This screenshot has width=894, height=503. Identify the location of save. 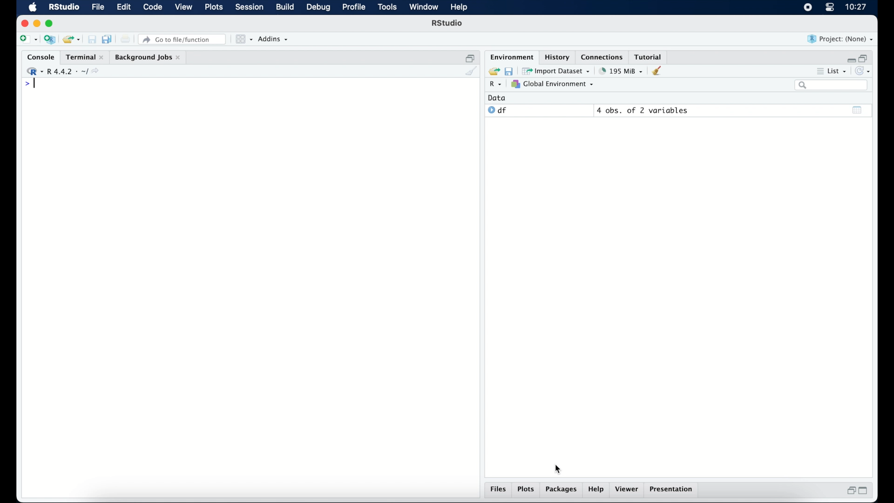
(92, 39).